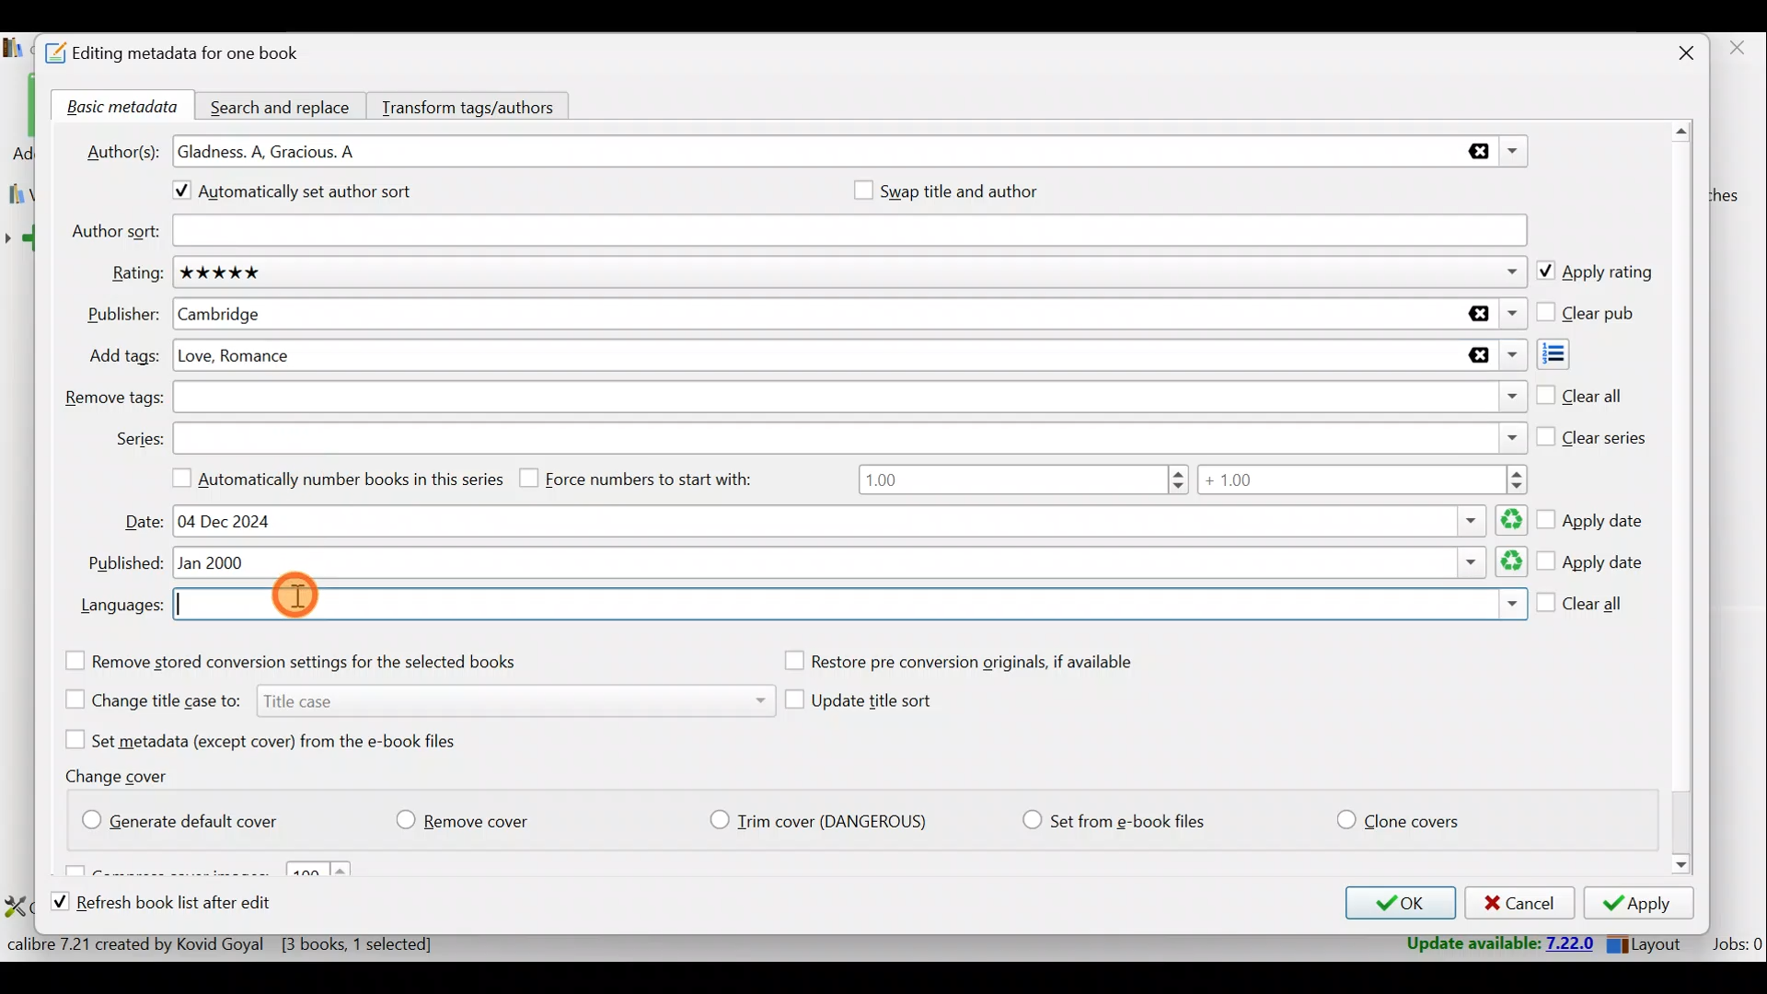 The width and height of the screenshot is (1767, 994). Describe the element at coordinates (120, 607) in the screenshot. I see `Languages:` at that location.